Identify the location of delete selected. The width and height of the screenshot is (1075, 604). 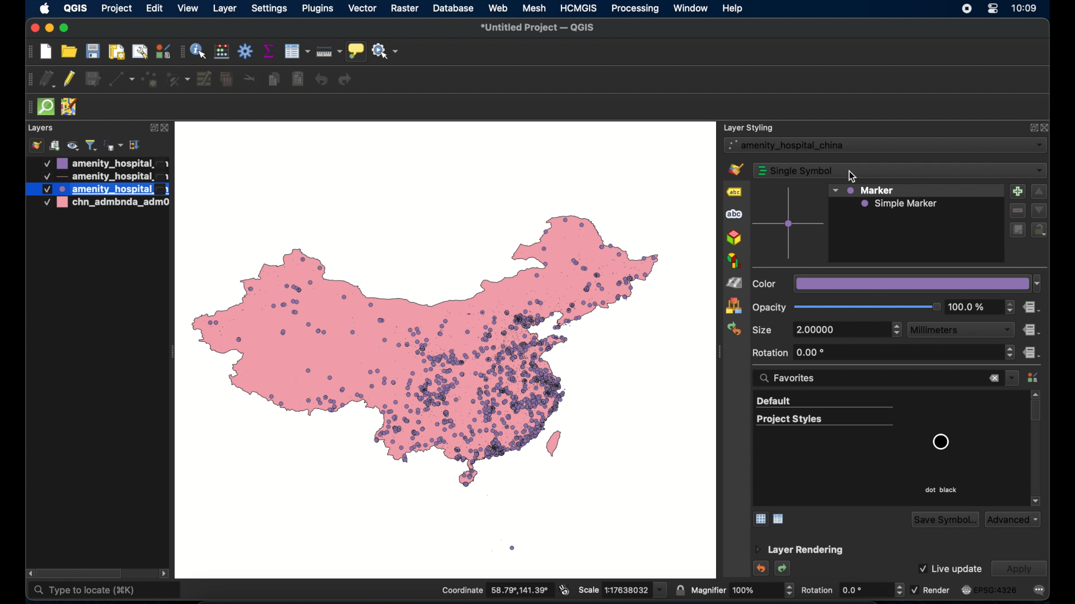
(297, 79).